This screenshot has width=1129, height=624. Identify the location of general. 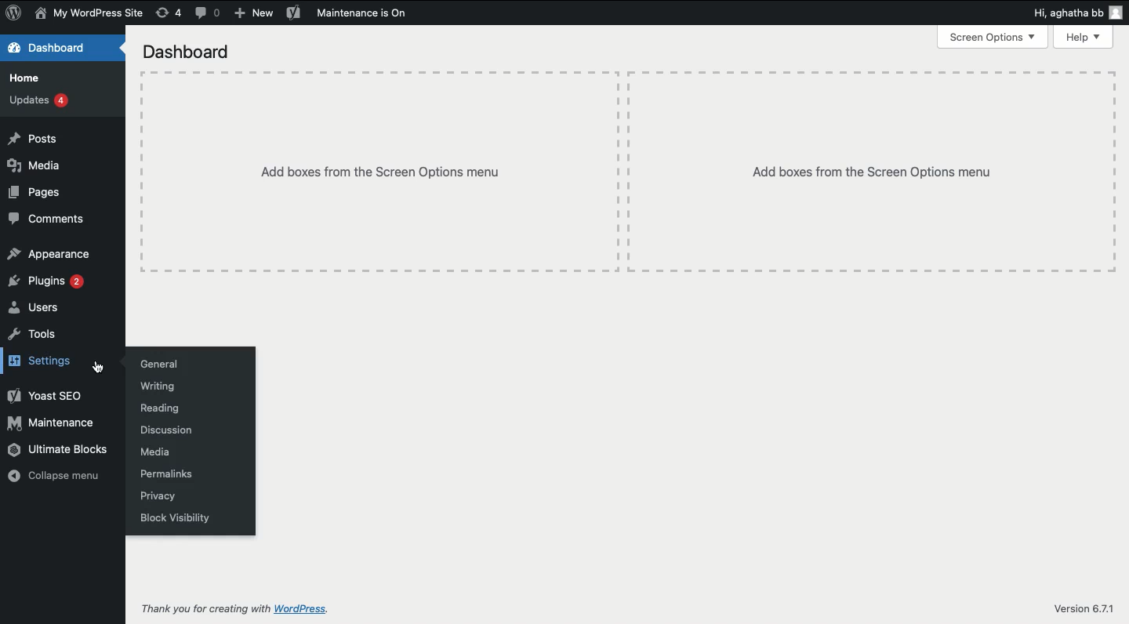
(157, 365).